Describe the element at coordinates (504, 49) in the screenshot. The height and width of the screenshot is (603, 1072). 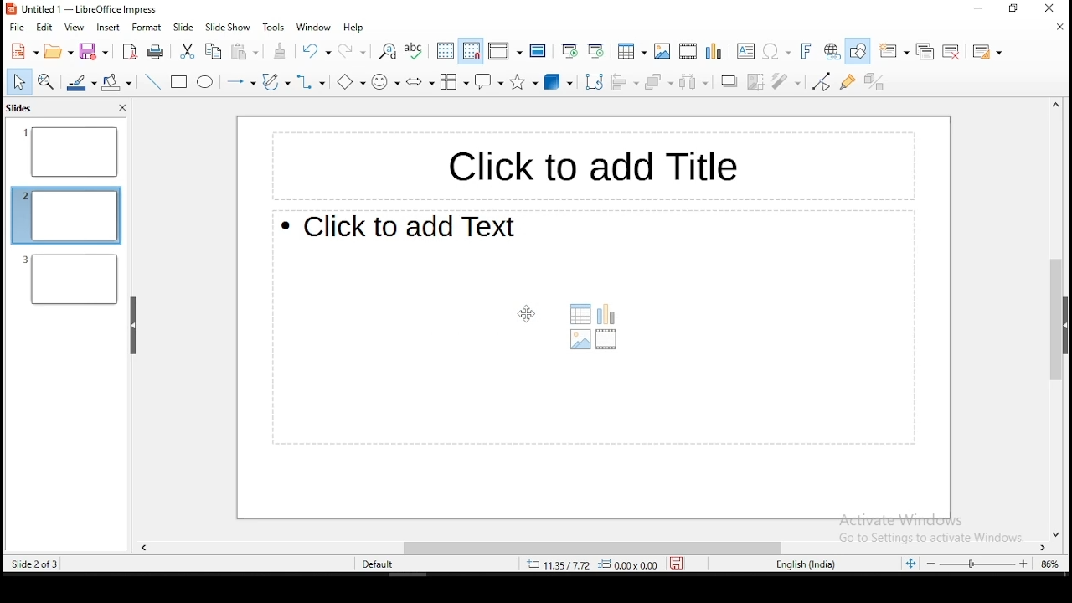
I see `display views` at that location.